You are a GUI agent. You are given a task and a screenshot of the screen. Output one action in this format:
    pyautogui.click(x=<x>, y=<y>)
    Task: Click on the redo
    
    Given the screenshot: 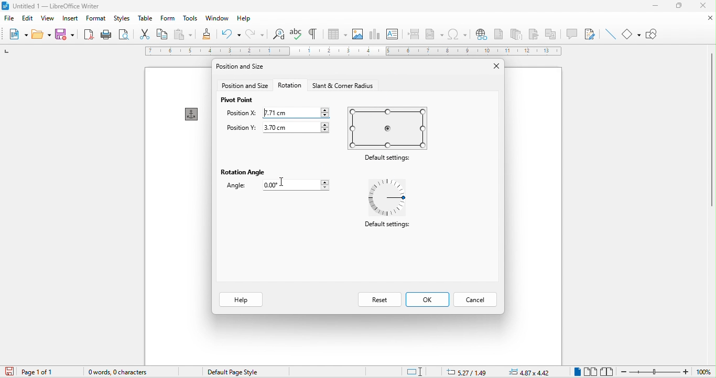 What is the action you would take?
    pyautogui.click(x=257, y=35)
    